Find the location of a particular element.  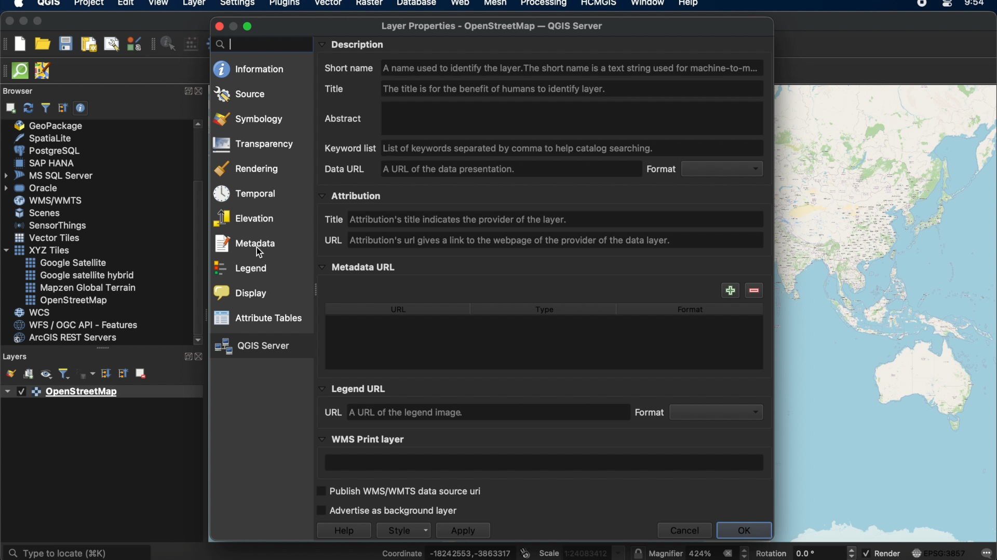

minimize is located at coordinates (23, 21).